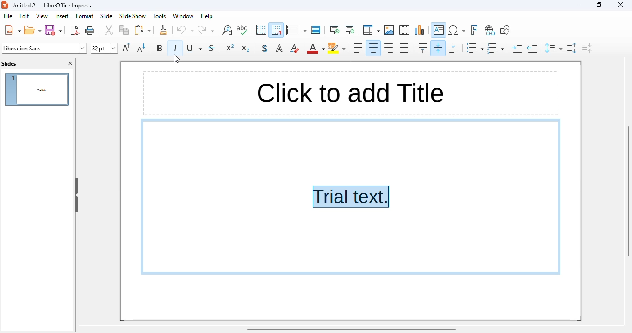 Image resolution: width=632 pixels, height=333 pixels. Describe the element at coordinates (296, 30) in the screenshot. I see `display views` at that location.